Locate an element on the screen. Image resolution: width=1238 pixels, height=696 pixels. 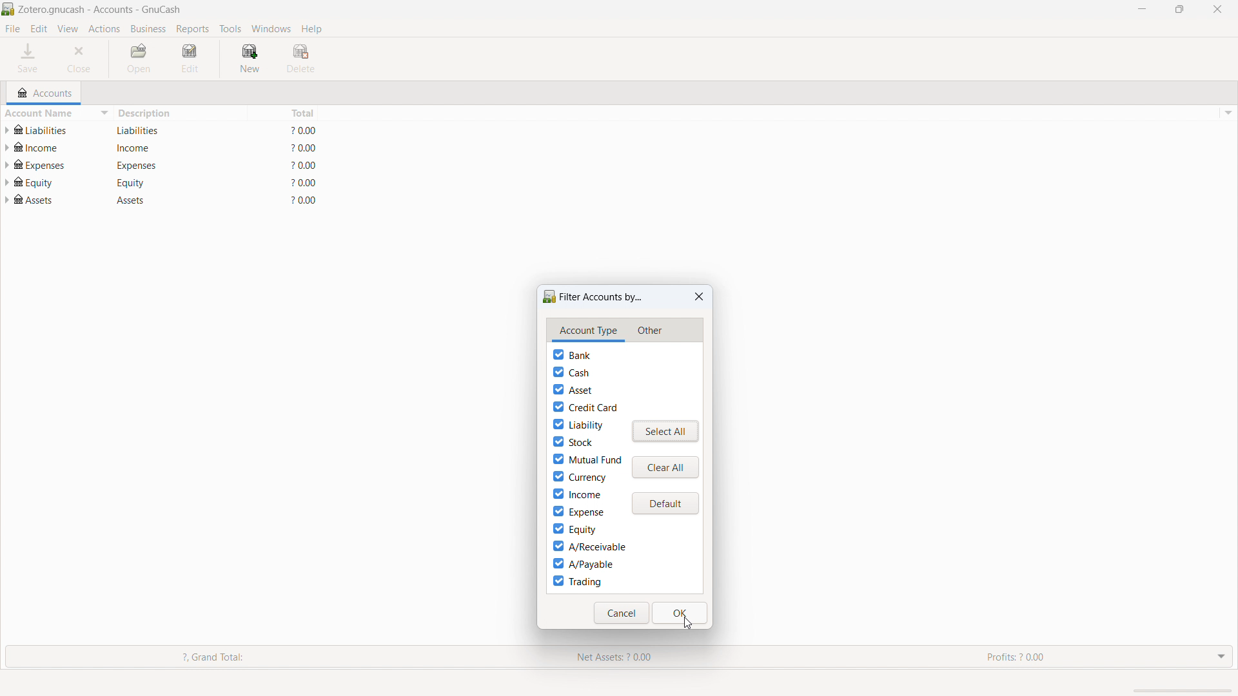
account name is located at coordinates (47, 148).